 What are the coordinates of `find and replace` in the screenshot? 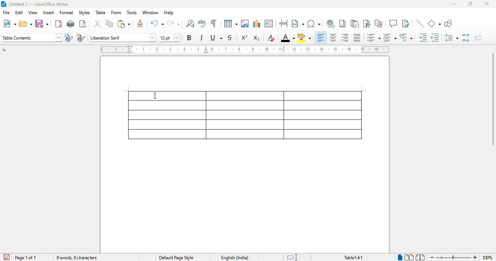 It's located at (190, 24).